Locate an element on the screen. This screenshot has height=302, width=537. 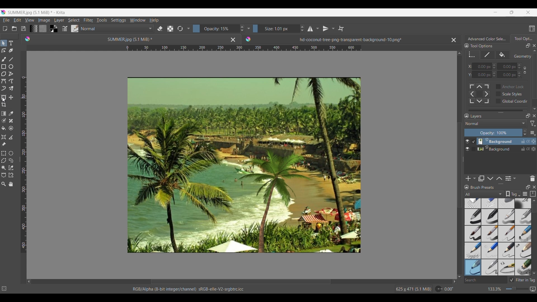
No current selection is located at coordinates (6, 287).